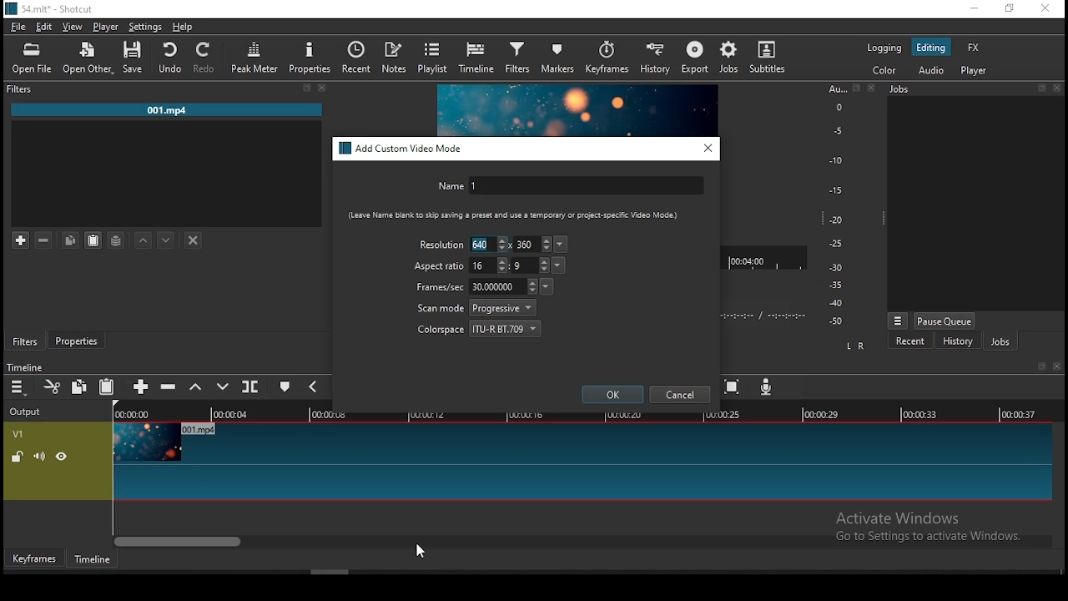  I want to click on aspect ration presets, so click(560, 265).